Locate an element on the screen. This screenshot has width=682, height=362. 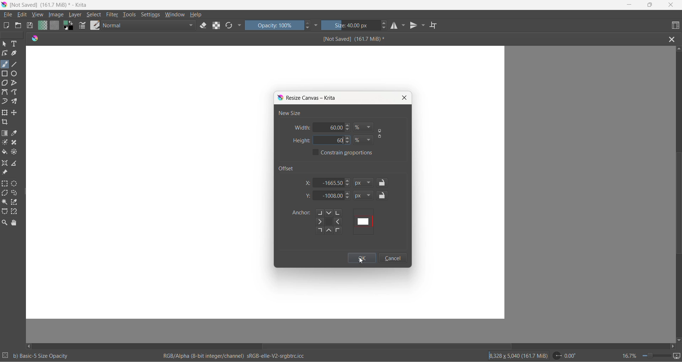
multibrush tool is located at coordinates (17, 102).